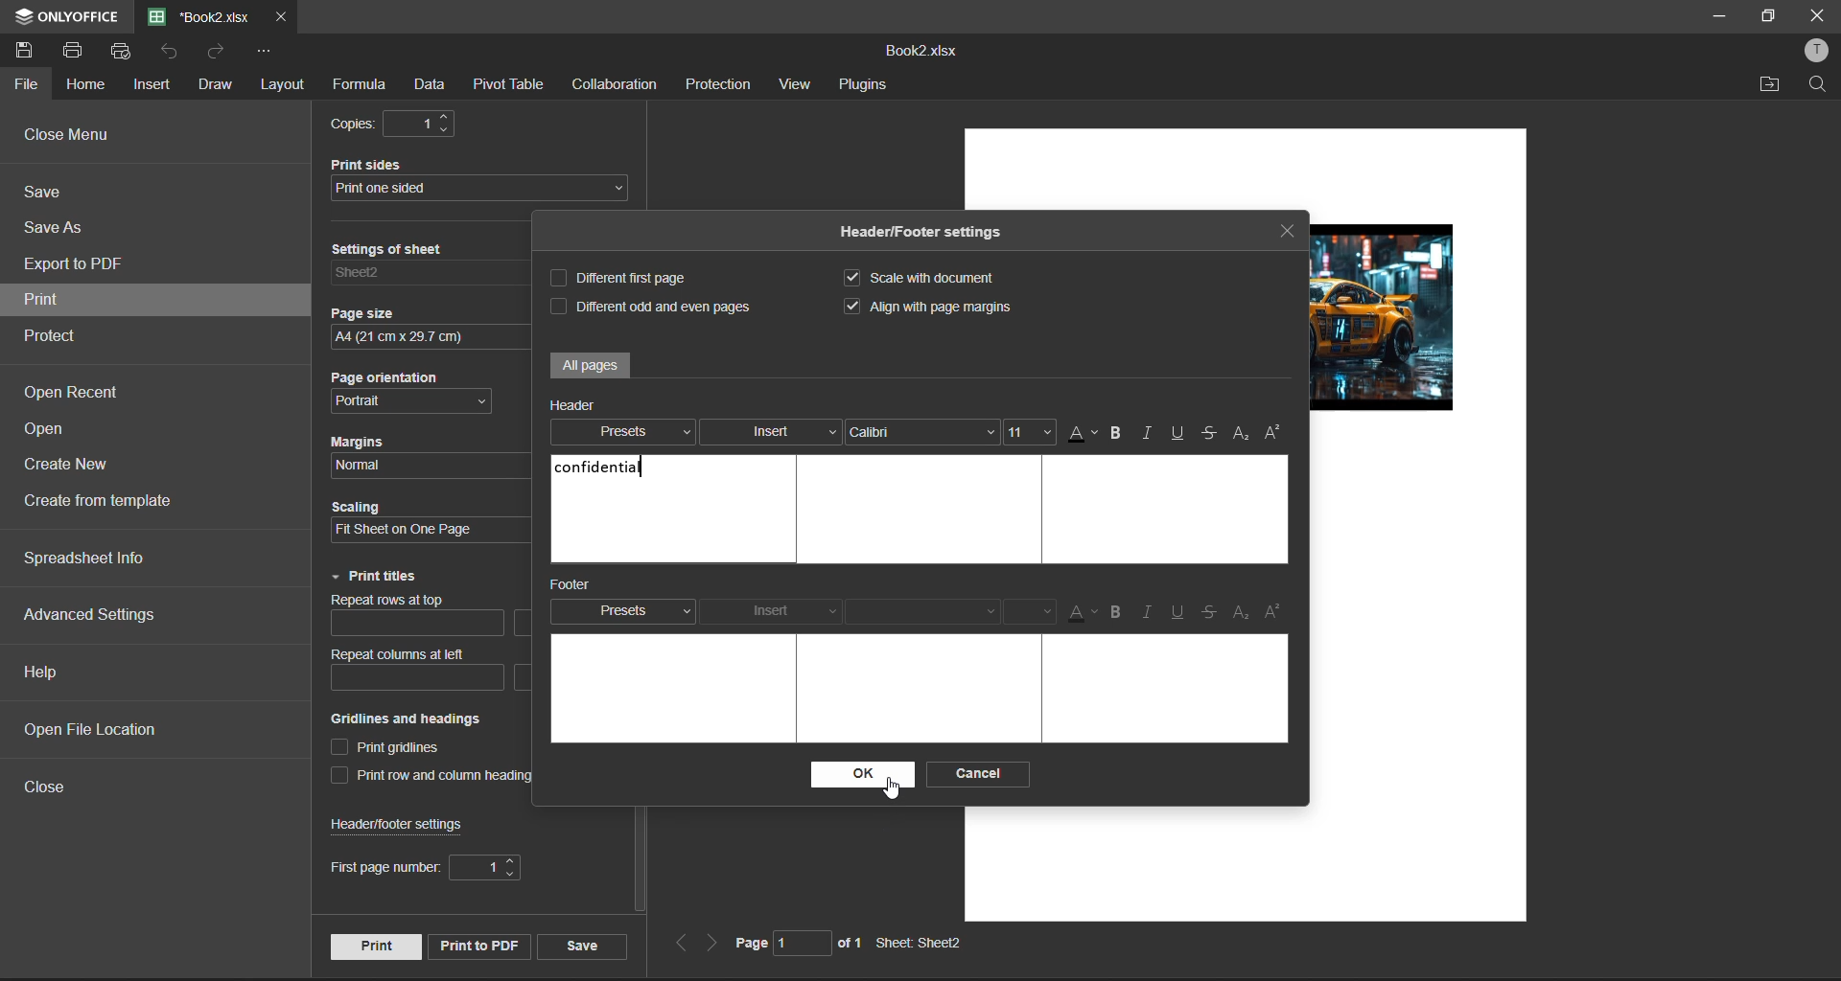  Describe the element at coordinates (176, 55) in the screenshot. I see `undo` at that location.